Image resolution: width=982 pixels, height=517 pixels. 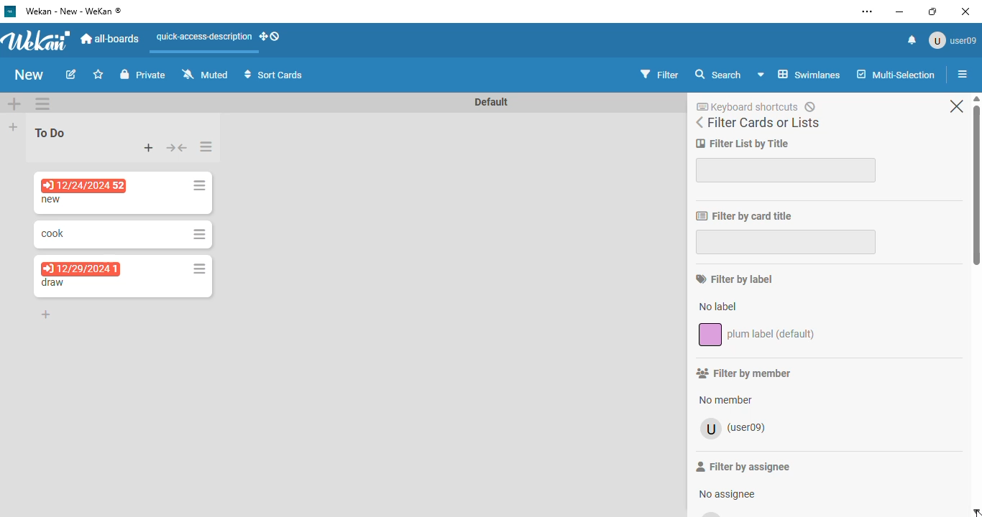 I want to click on quick-access-description, so click(x=203, y=37).